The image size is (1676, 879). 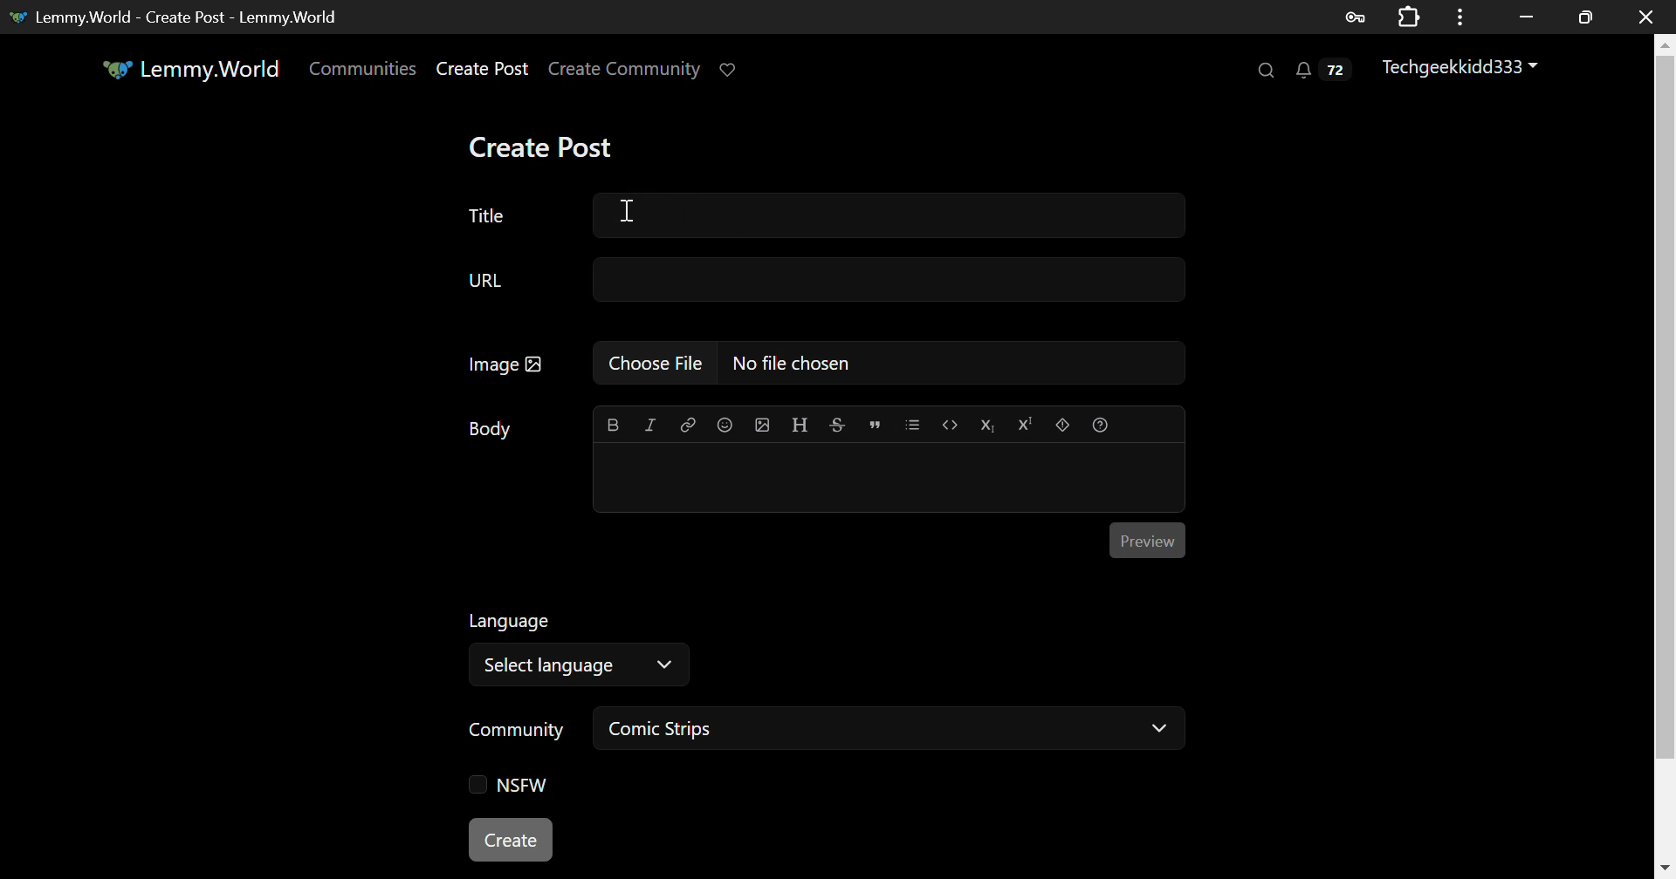 What do you see at coordinates (182, 17) in the screenshot?
I see `Lemmy.World - Create Post - Lemmy.World` at bounding box center [182, 17].